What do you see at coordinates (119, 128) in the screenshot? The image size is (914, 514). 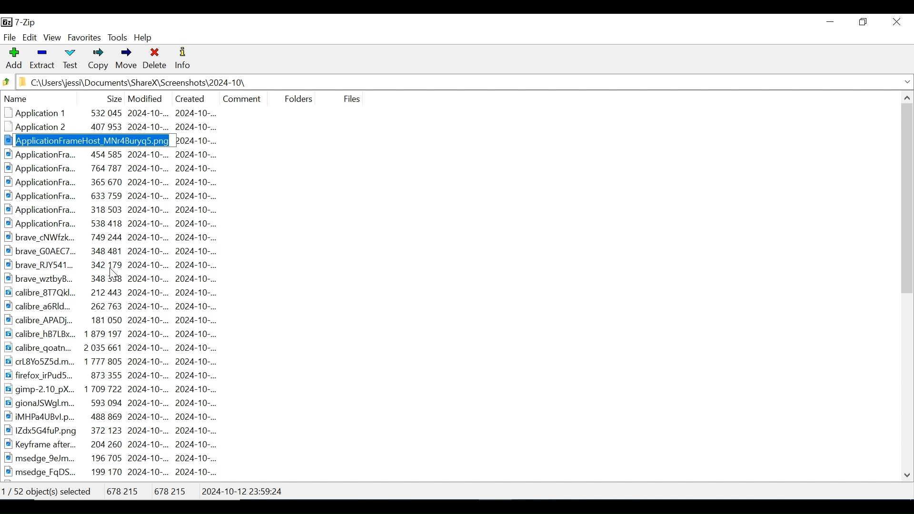 I see ` Application2 ~~ 407 953 2024-10-... 2024-10-...` at bounding box center [119, 128].